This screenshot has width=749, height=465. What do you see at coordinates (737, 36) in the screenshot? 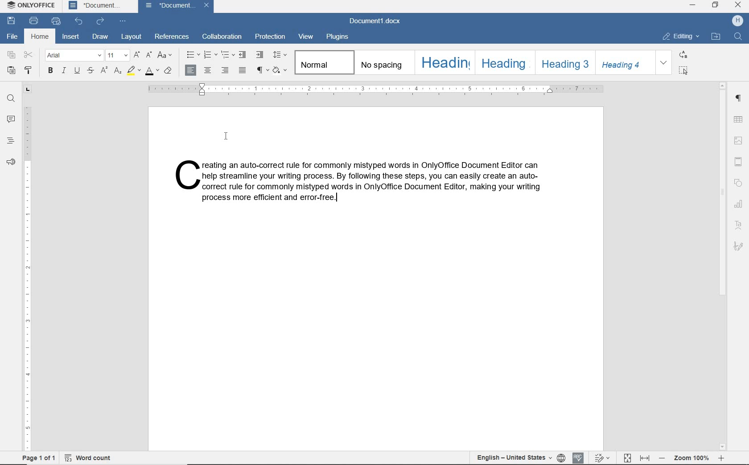
I see `Search` at bounding box center [737, 36].